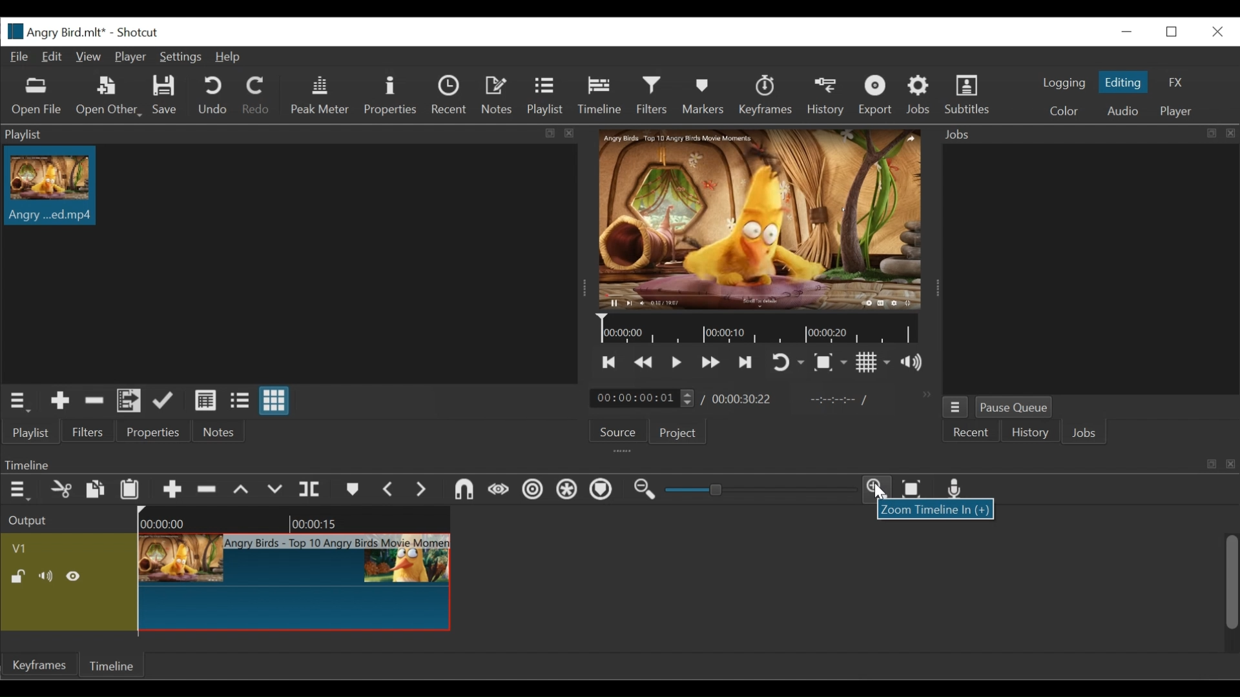  Describe the element at coordinates (207, 490) in the screenshot. I see `Ripple Delete` at that location.